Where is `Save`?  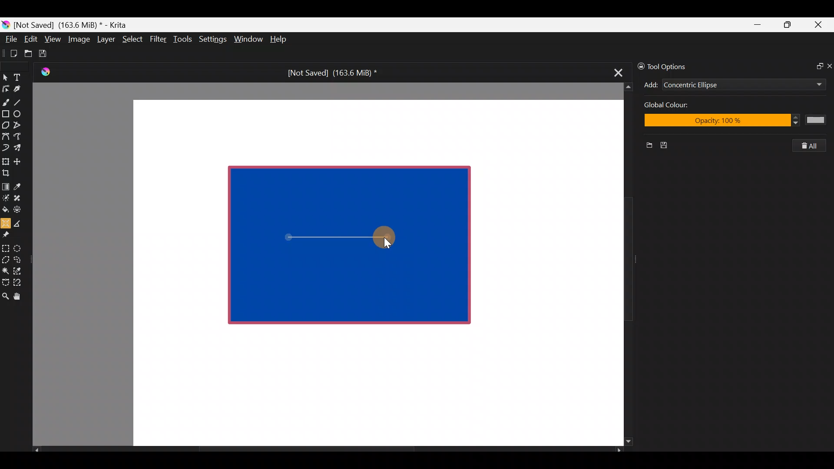 Save is located at coordinates (49, 53).